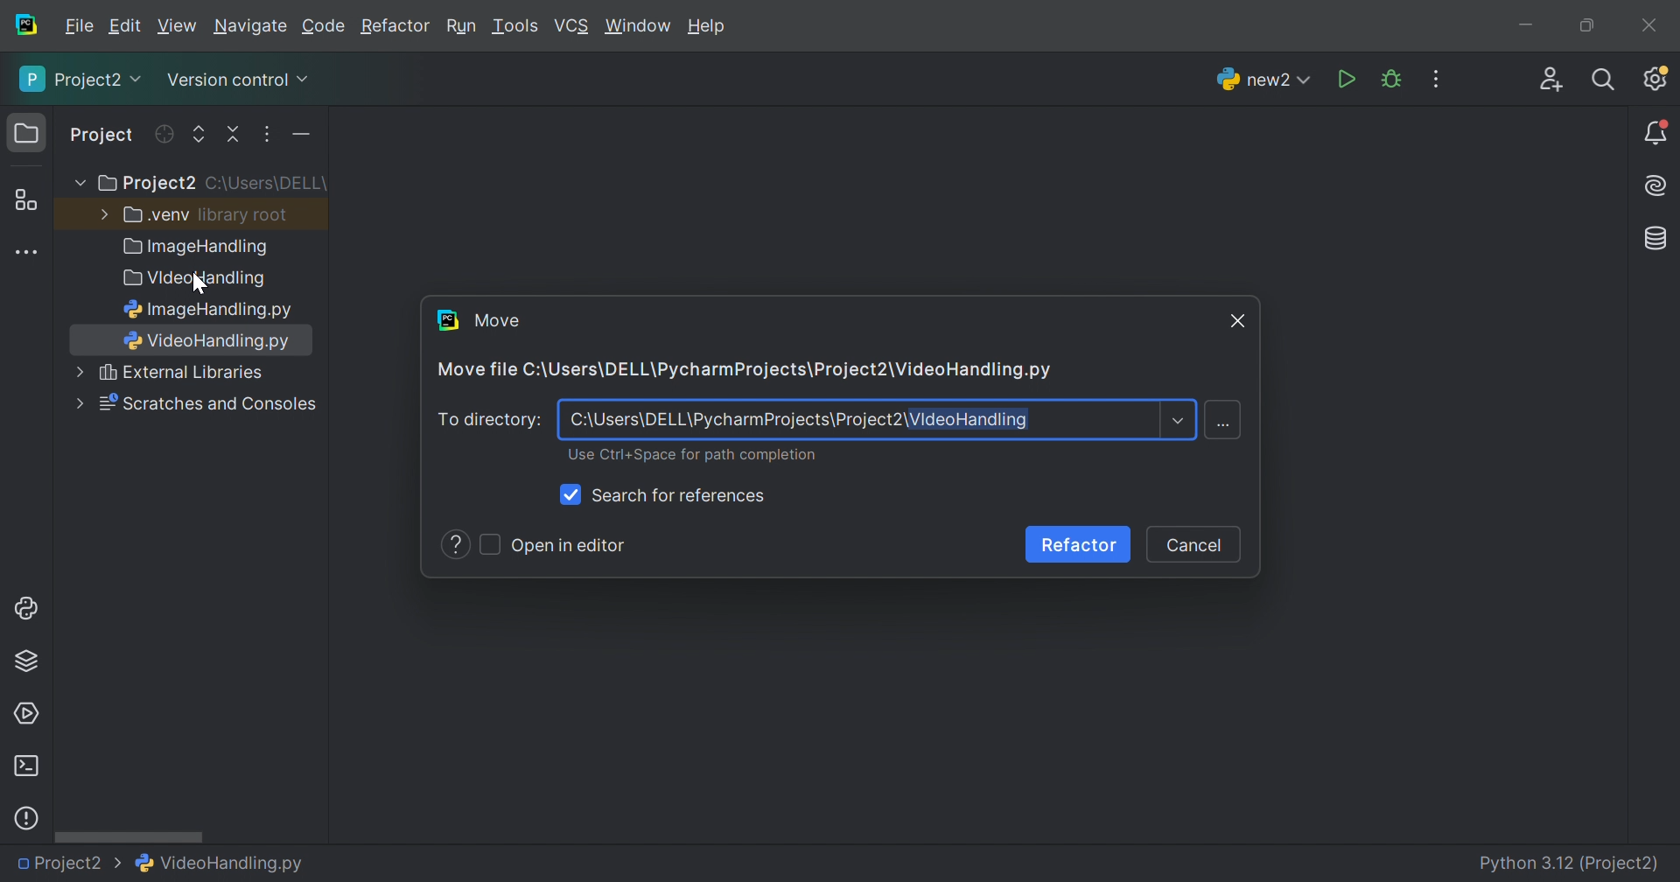 The width and height of the screenshot is (1680, 882). What do you see at coordinates (1551, 82) in the screenshot?
I see `Code with me` at bounding box center [1551, 82].